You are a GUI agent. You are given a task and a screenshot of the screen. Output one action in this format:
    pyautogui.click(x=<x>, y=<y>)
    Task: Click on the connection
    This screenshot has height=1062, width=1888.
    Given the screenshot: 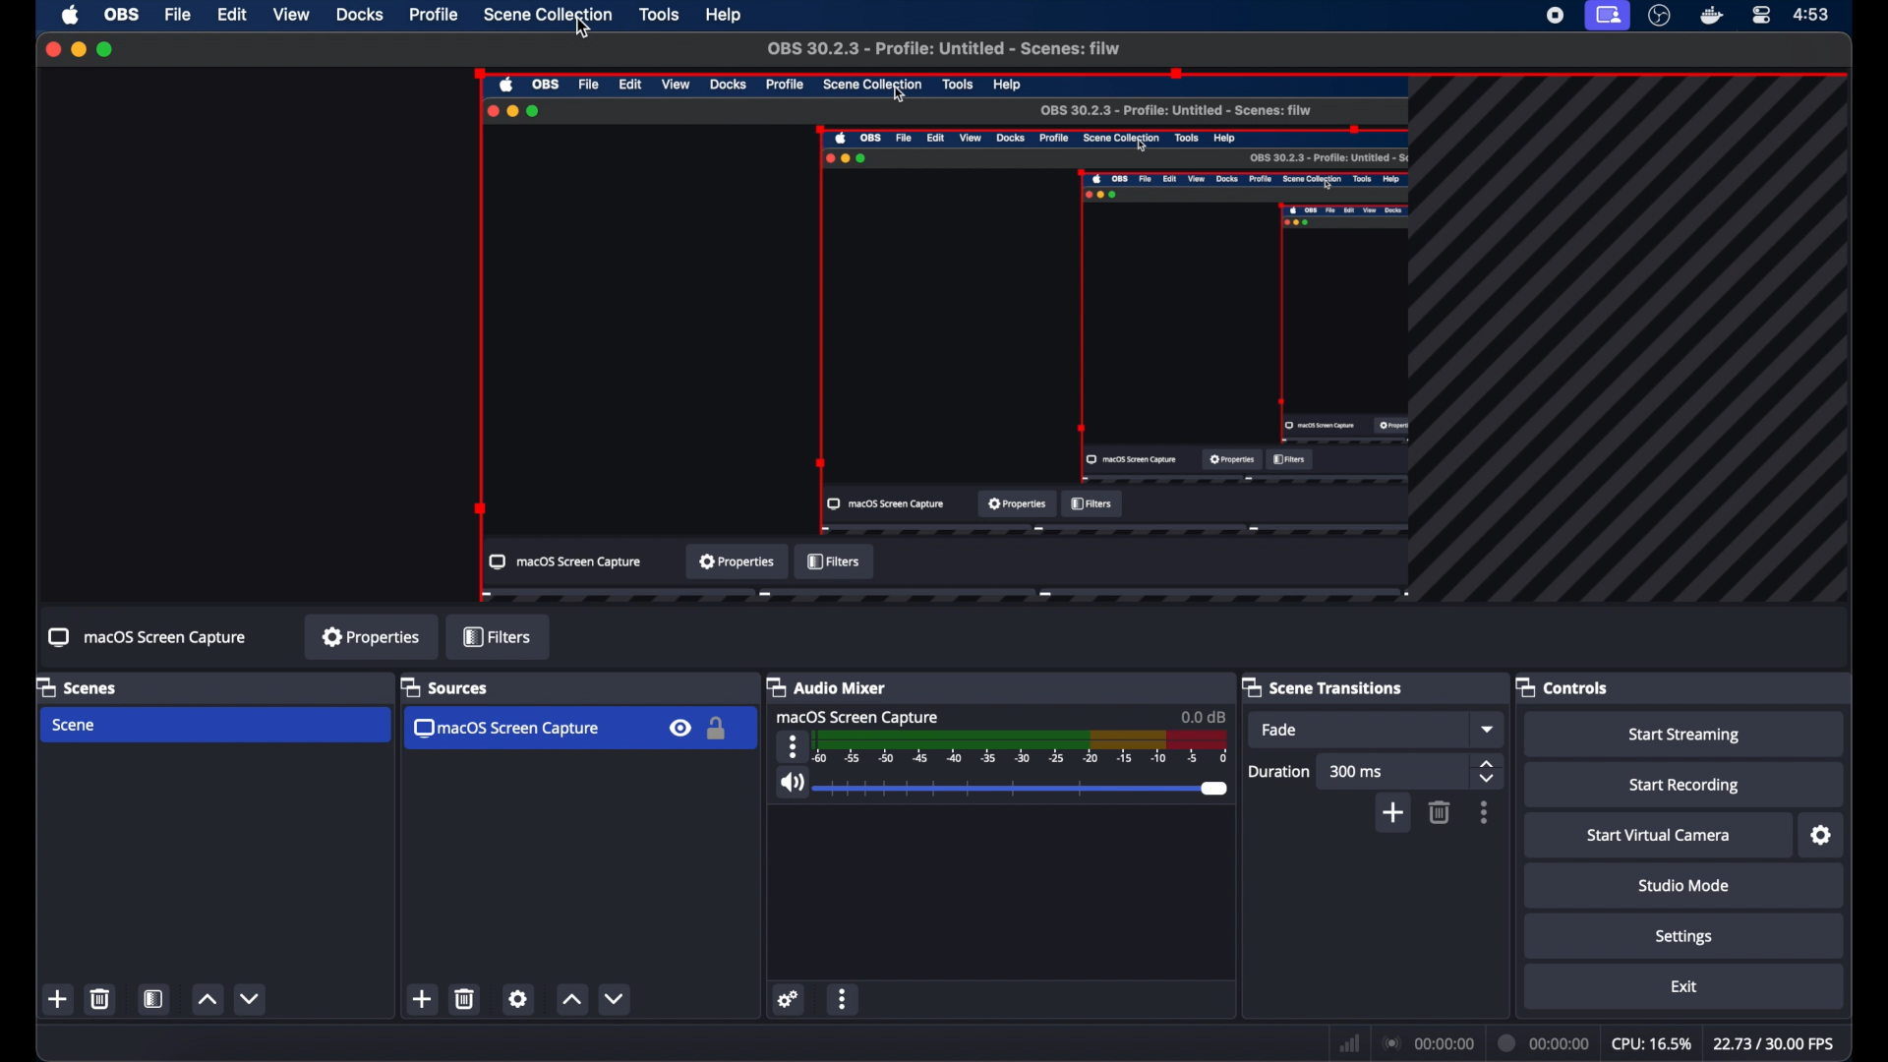 What is the action you would take?
    pyautogui.click(x=1431, y=1040)
    